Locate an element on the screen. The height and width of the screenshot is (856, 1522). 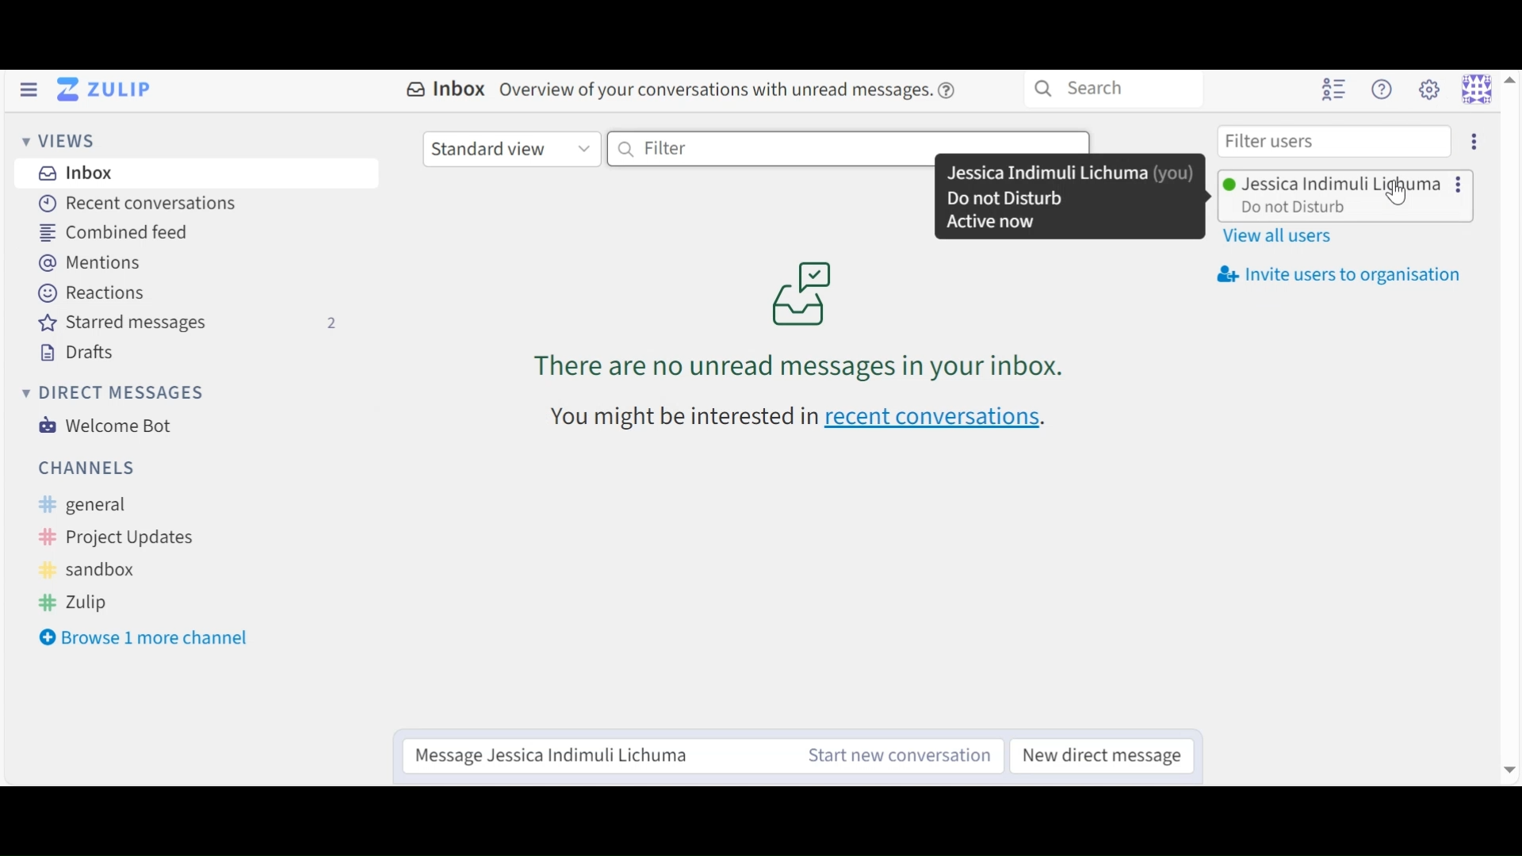
Invite users to organisation is located at coordinates (1472, 144).